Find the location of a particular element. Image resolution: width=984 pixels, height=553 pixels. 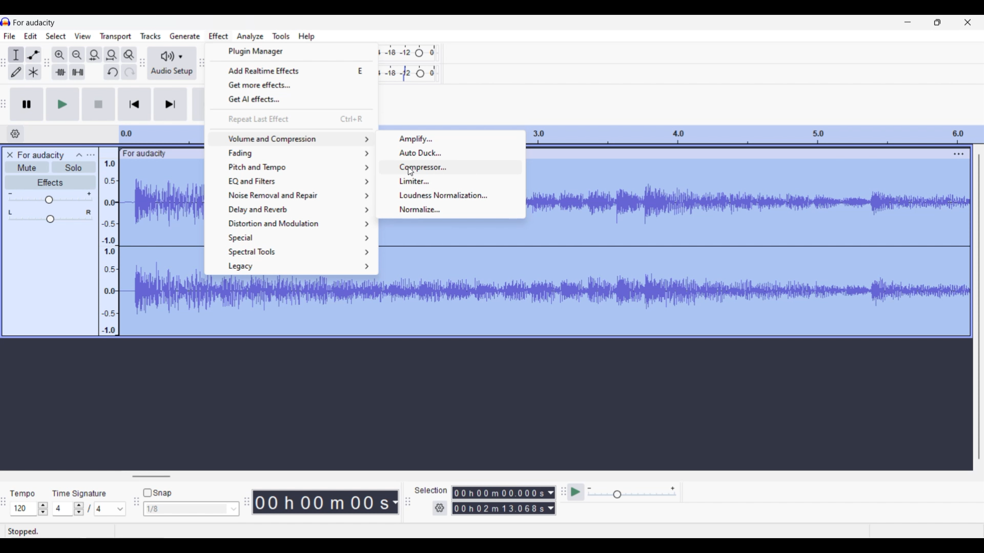

Analyze menu is located at coordinates (250, 36).